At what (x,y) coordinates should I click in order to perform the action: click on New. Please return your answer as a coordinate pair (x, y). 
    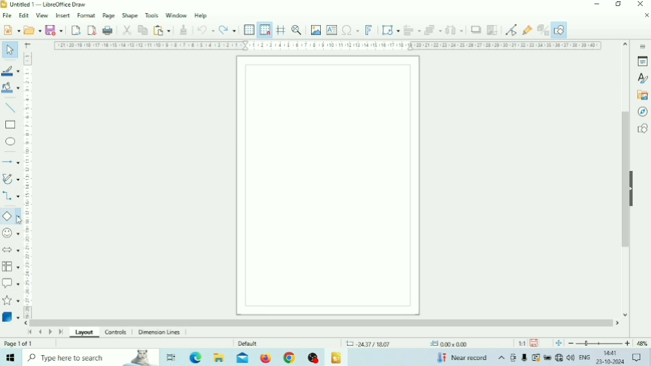
    Looking at the image, I should click on (11, 29).